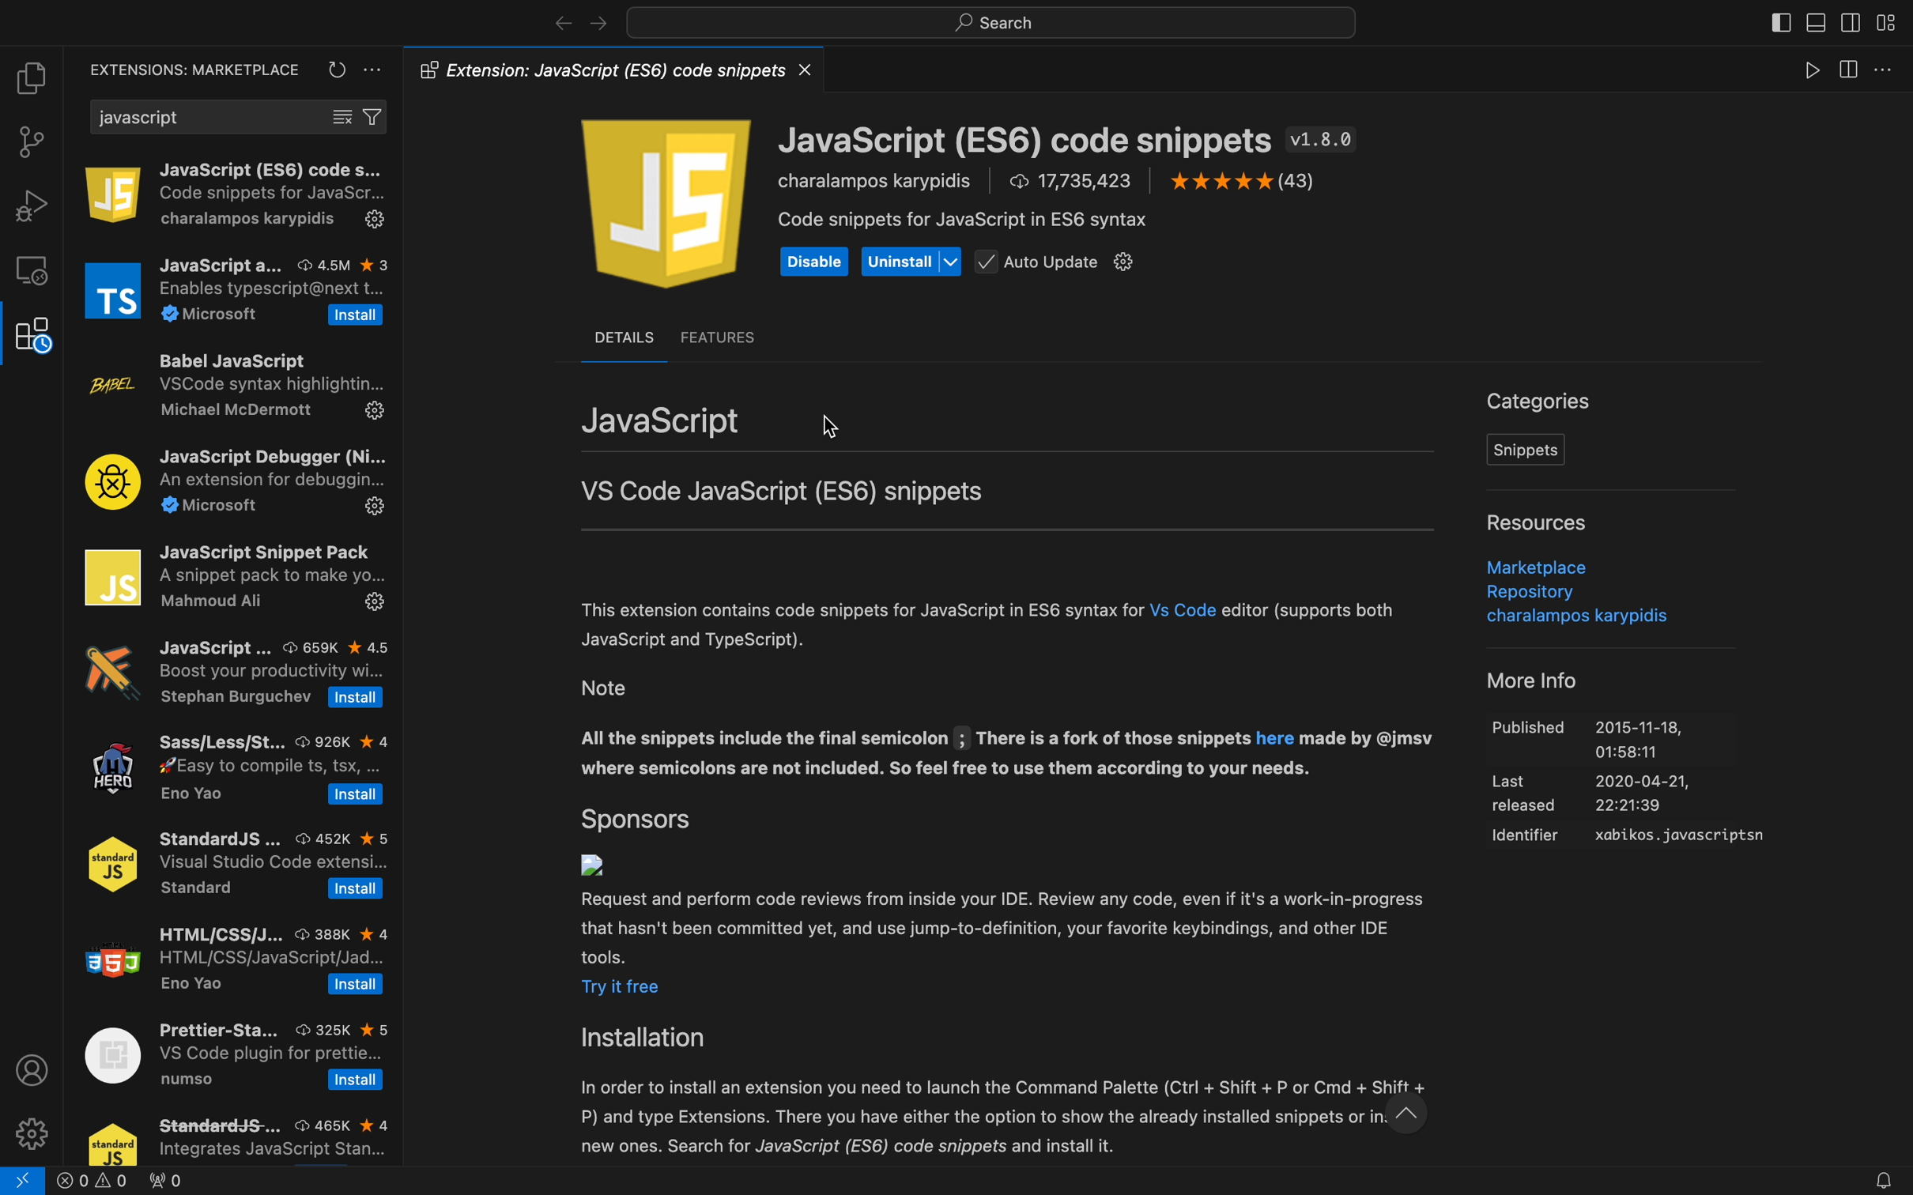 The width and height of the screenshot is (1913, 1195). What do you see at coordinates (145, 1181) in the screenshot?
I see `error logs` at bounding box center [145, 1181].